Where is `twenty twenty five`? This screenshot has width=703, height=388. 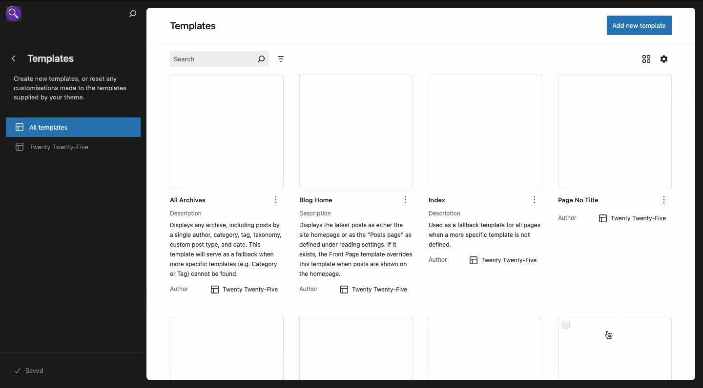
twenty twenty five is located at coordinates (371, 290).